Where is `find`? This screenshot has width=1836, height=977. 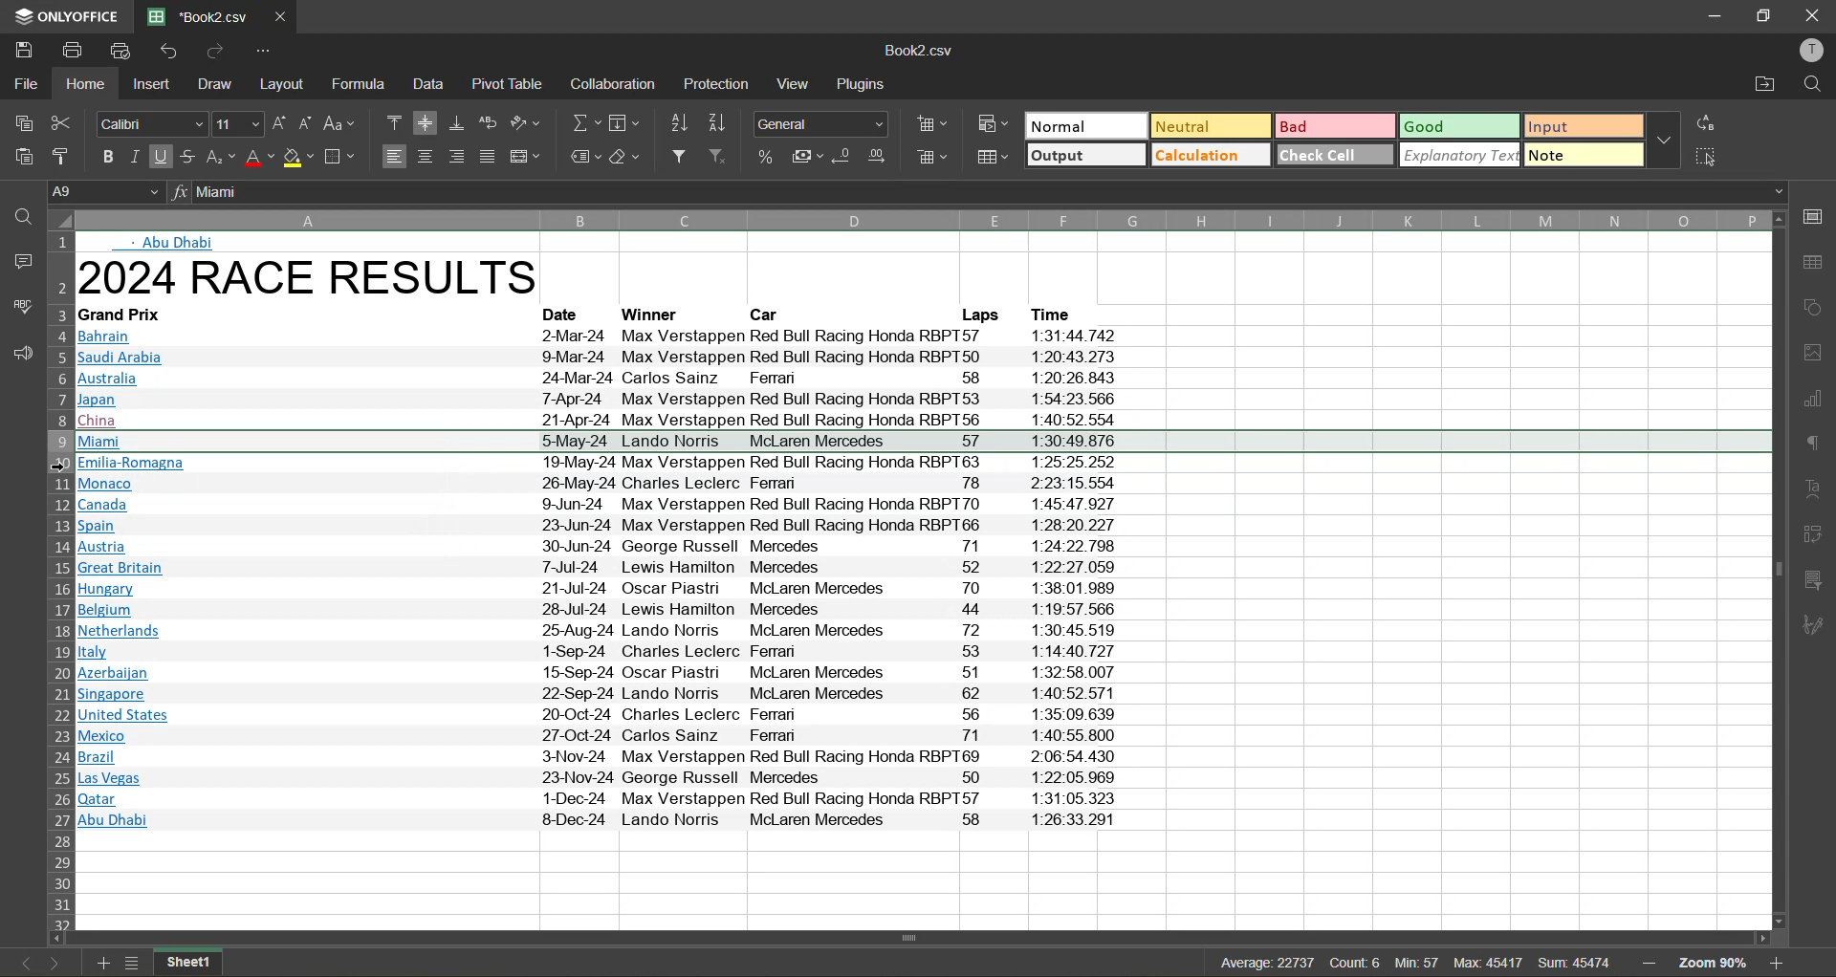
find is located at coordinates (19, 222).